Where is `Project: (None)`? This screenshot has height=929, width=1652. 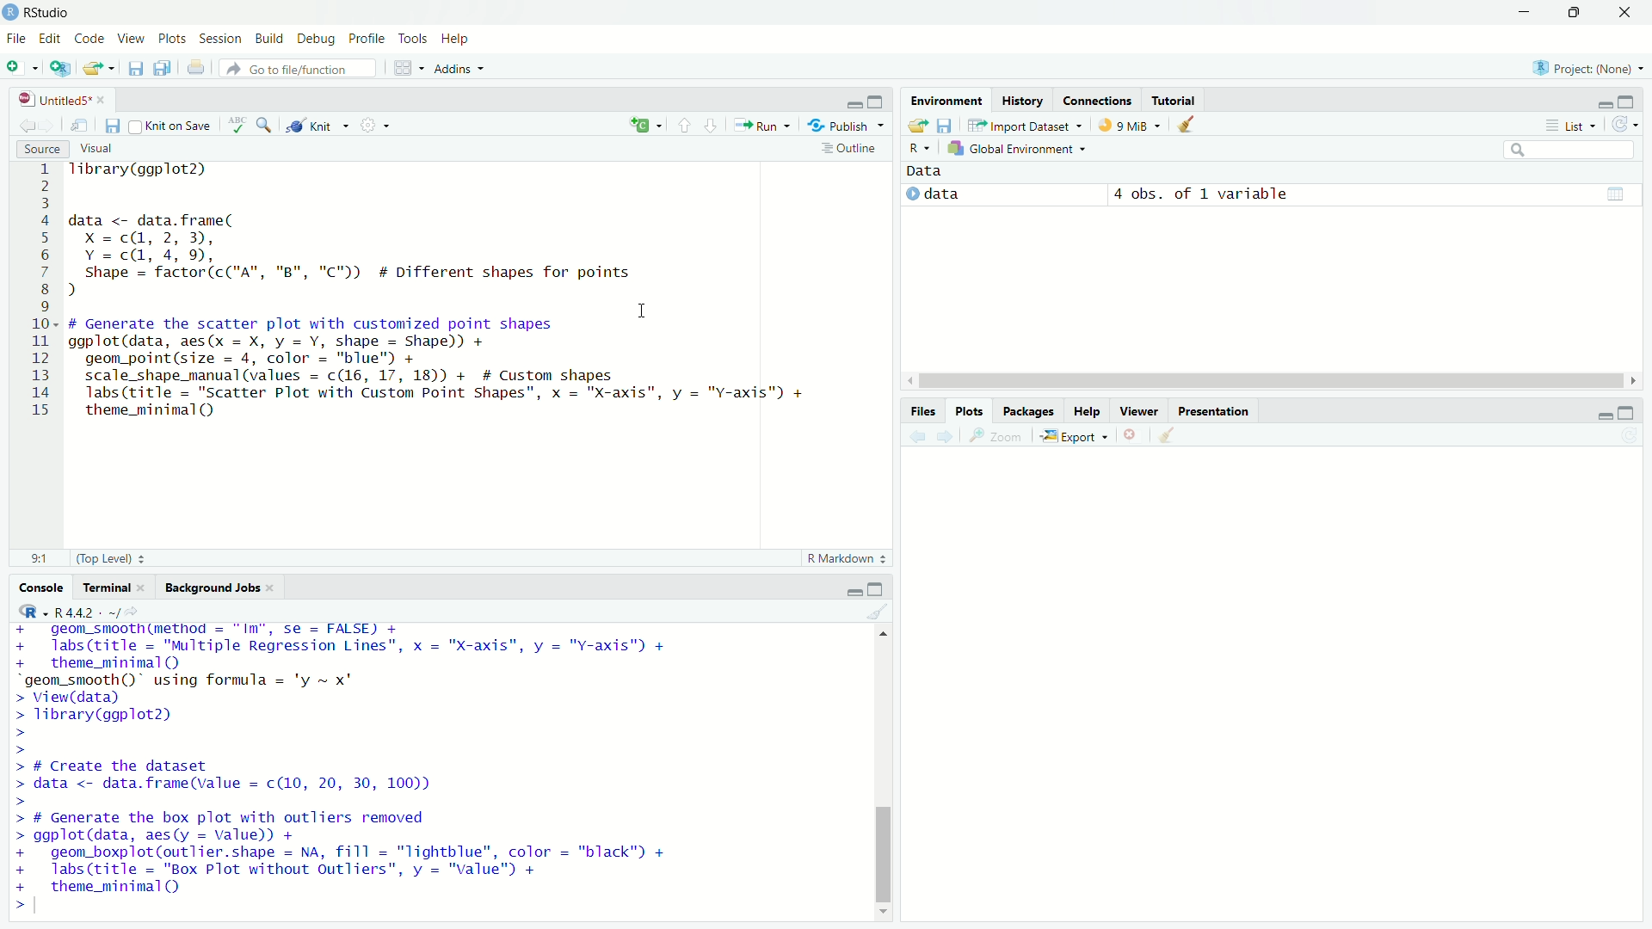 Project: (None) is located at coordinates (1587, 68).